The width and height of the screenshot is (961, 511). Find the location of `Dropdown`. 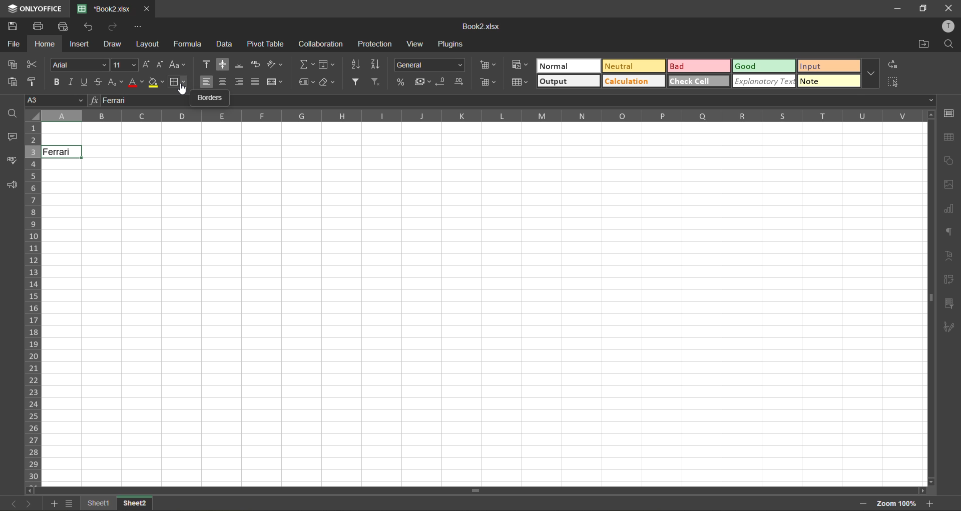

Dropdown is located at coordinates (931, 100).